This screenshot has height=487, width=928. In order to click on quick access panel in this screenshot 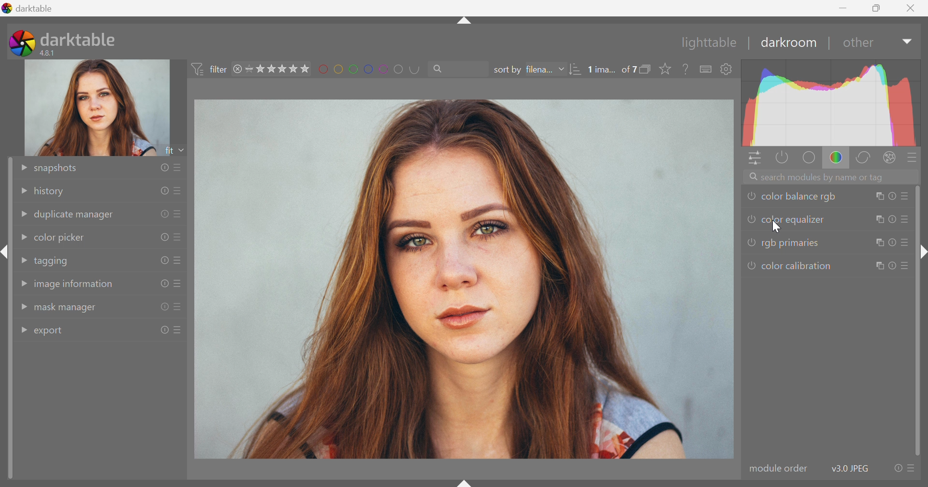, I will do `click(753, 158)`.